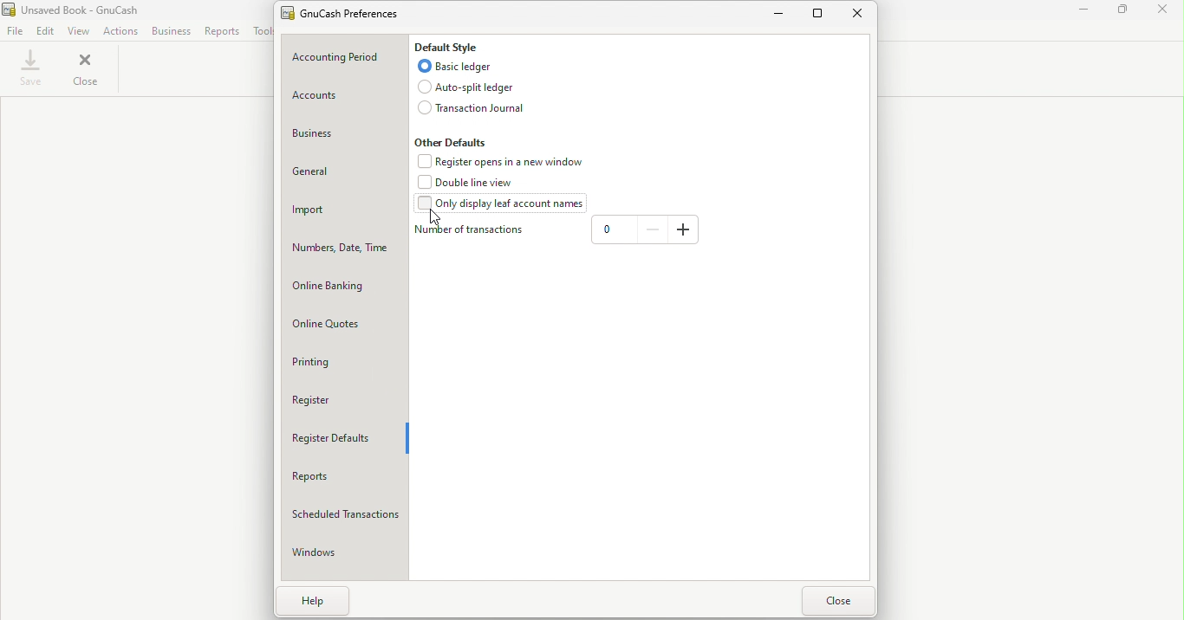  What do you see at coordinates (15, 30) in the screenshot?
I see `File` at bounding box center [15, 30].